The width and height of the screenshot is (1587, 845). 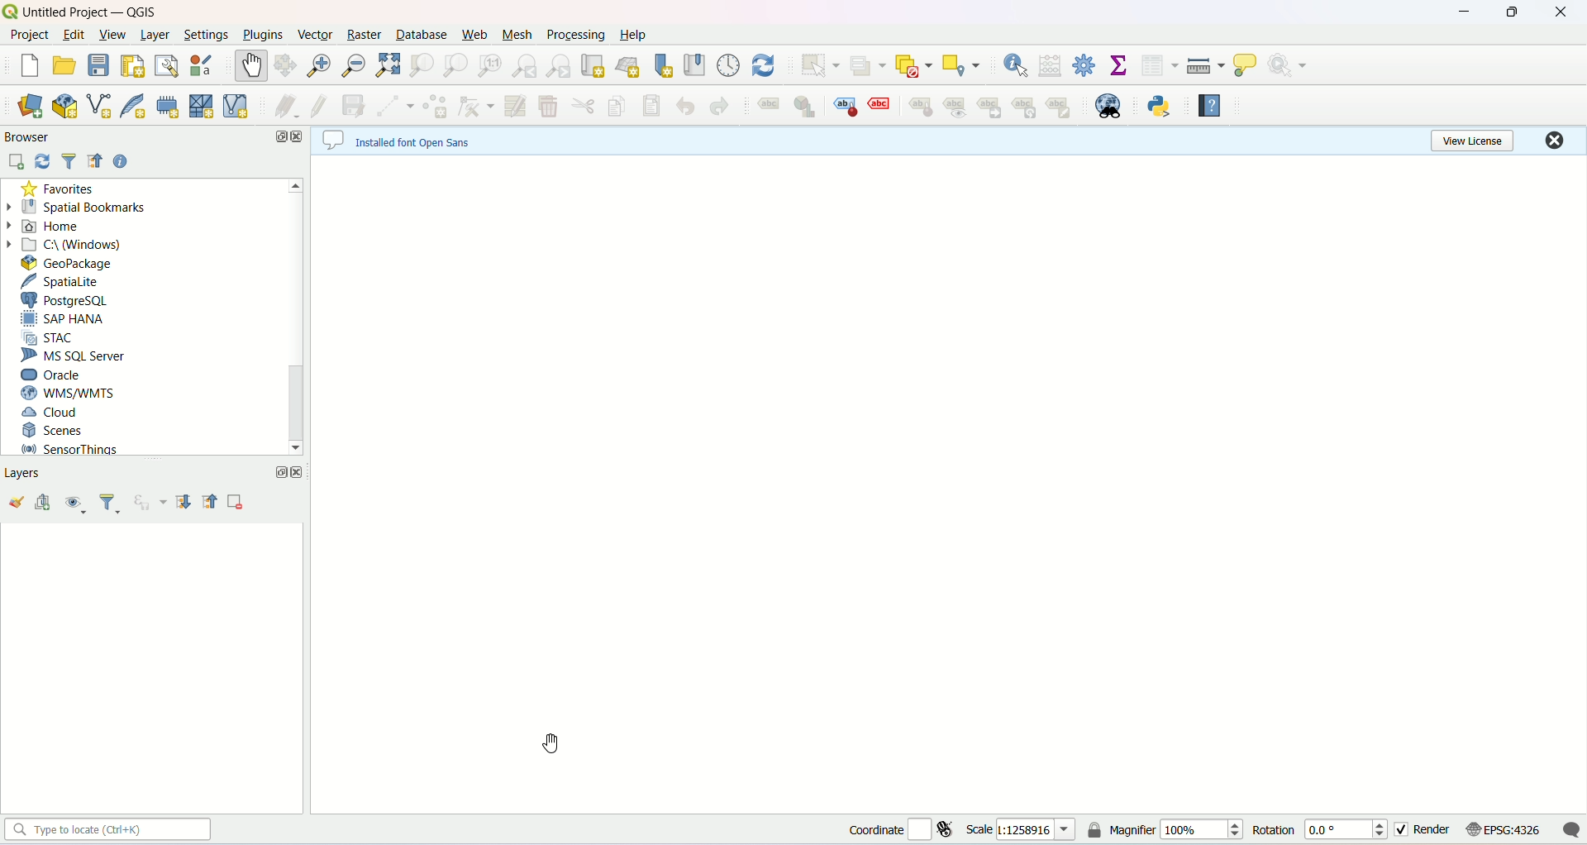 What do you see at coordinates (207, 64) in the screenshot?
I see `style manager` at bounding box center [207, 64].